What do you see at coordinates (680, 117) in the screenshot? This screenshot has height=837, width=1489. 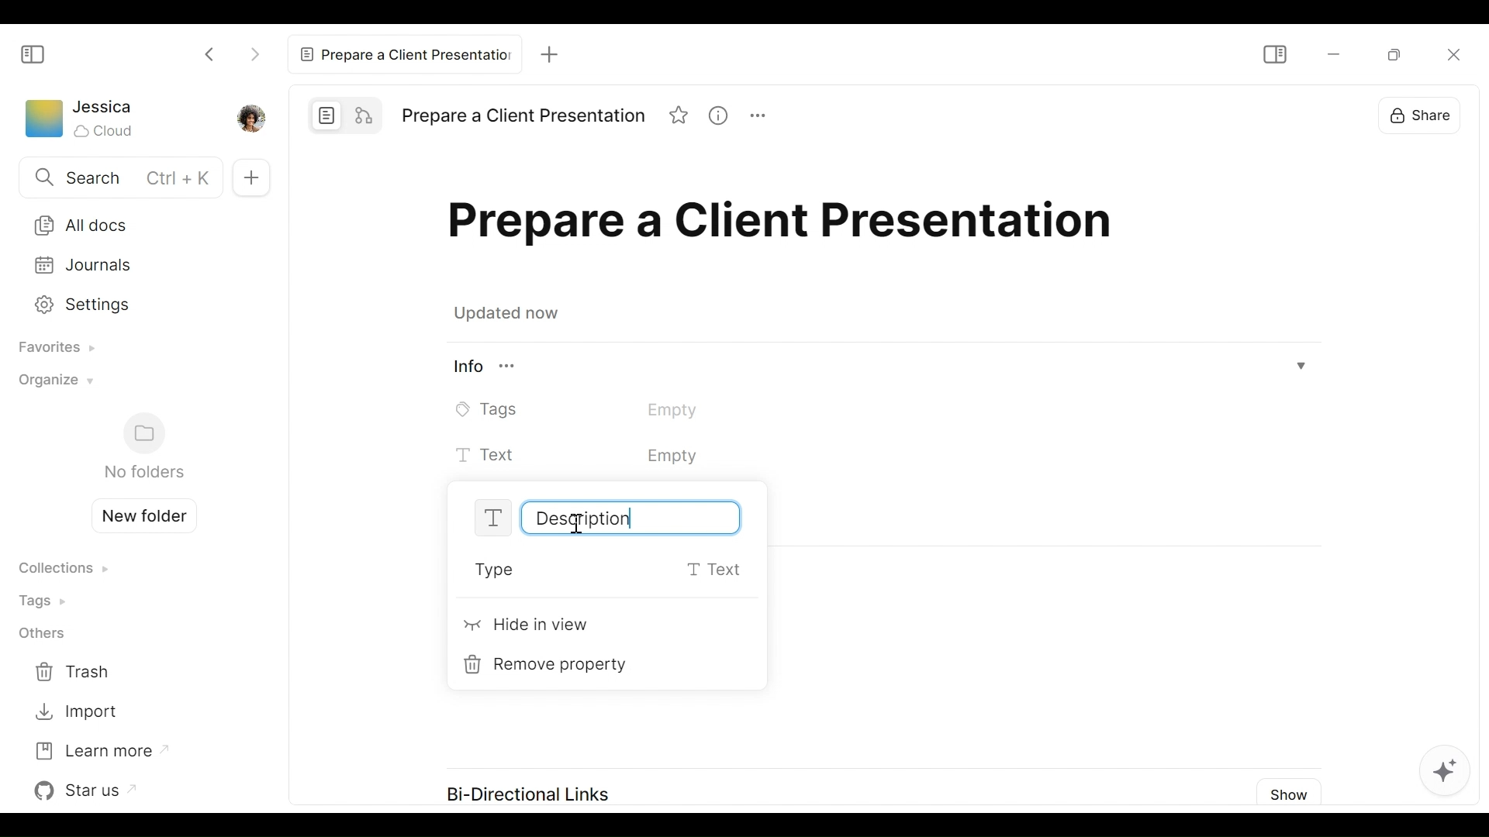 I see `Favorite` at bounding box center [680, 117].